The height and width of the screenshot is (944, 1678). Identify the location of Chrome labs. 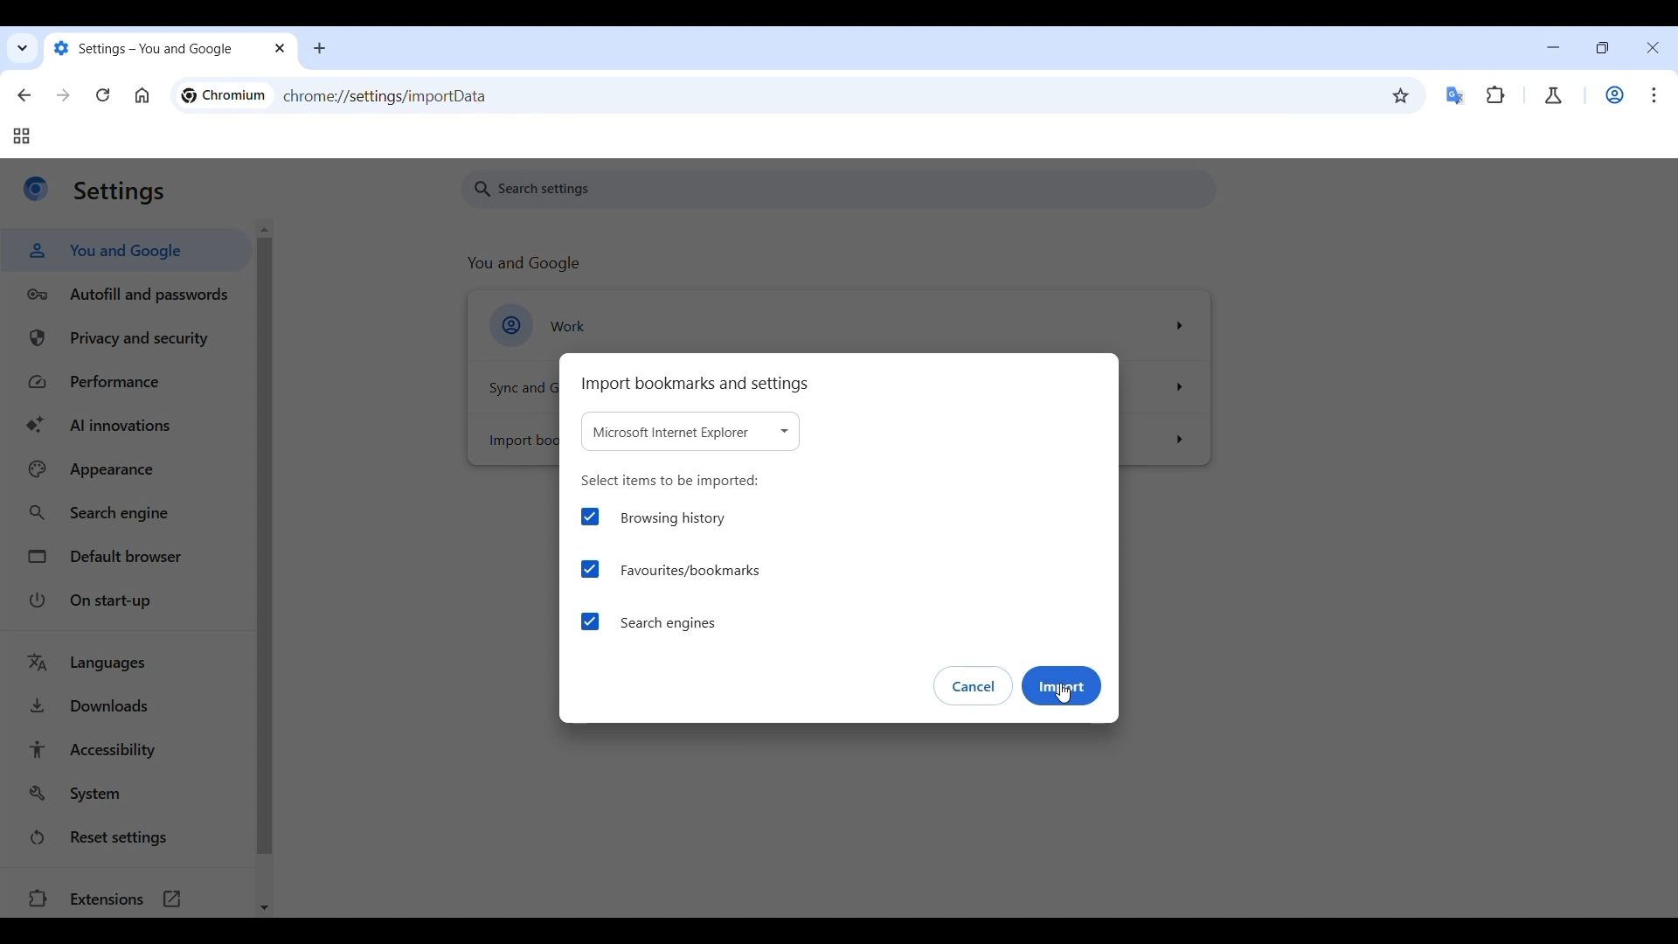
(1553, 95).